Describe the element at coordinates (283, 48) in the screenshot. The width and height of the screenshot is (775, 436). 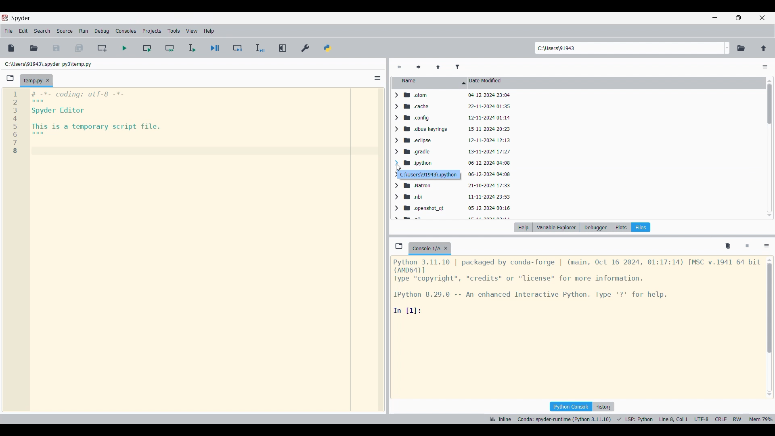
I see `Maximize current pane` at that location.